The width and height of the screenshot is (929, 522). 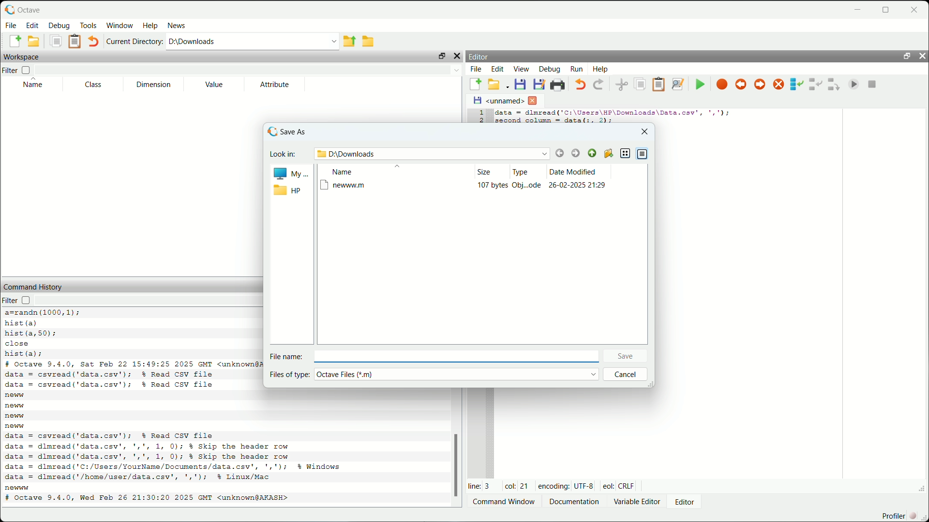 I want to click on maximize, so click(x=889, y=7).